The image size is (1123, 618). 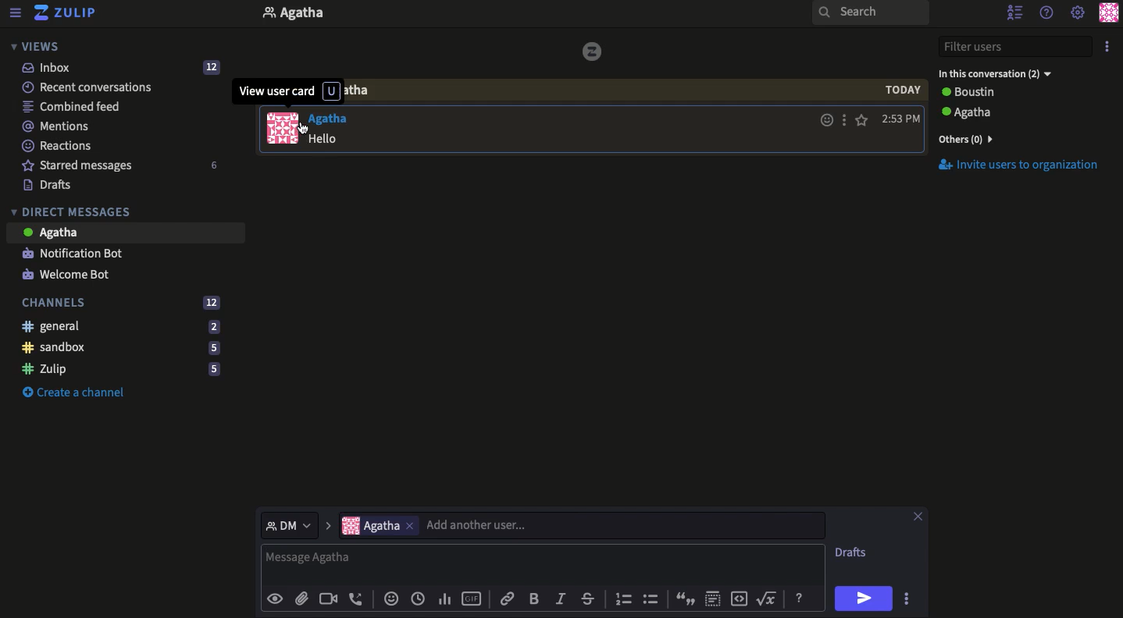 I want to click on View user card, so click(x=282, y=128).